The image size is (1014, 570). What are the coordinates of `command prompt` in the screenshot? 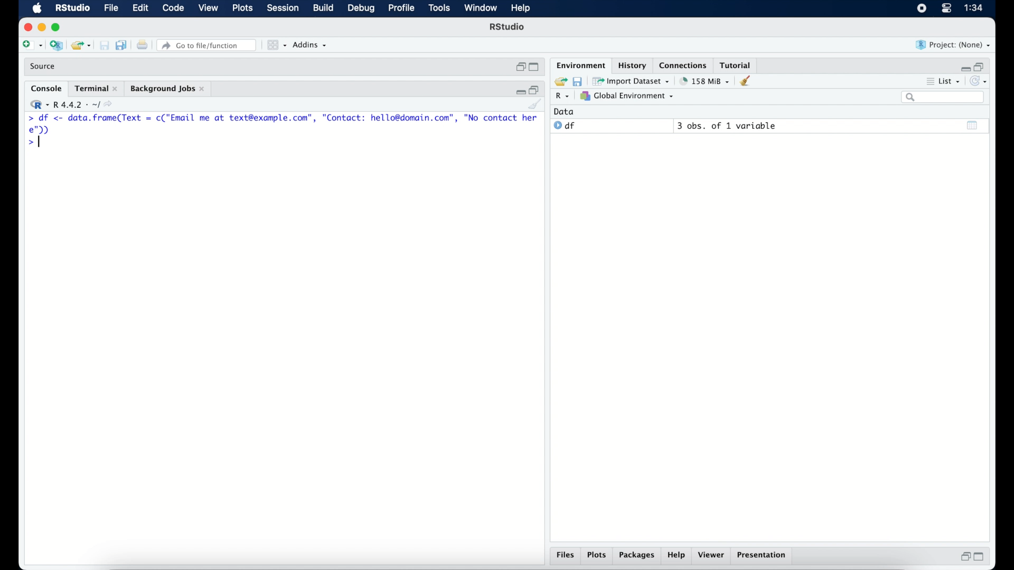 It's located at (35, 144).